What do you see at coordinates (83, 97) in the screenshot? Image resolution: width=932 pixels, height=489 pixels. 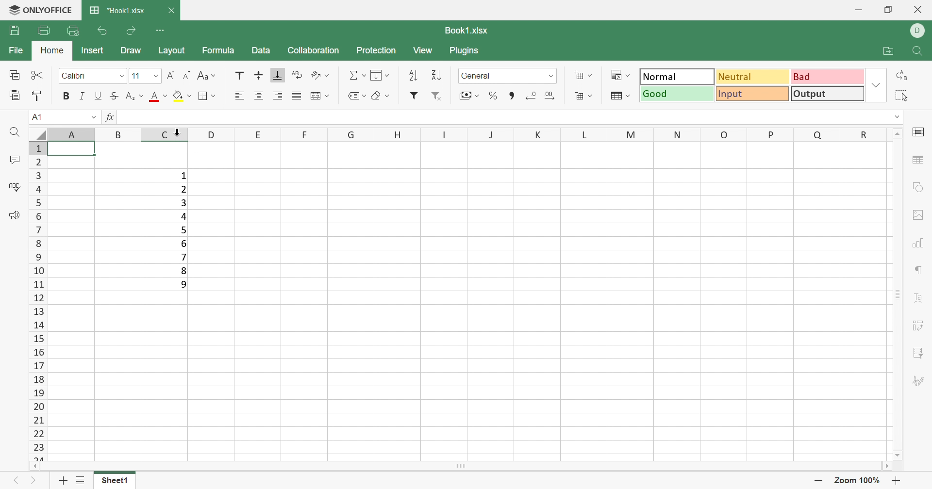 I see `Italic` at bounding box center [83, 97].